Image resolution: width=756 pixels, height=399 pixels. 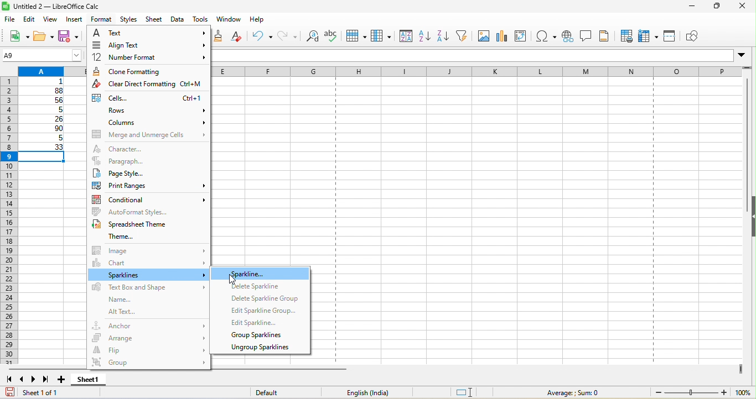 What do you see at coordinates (649, 36) in the screenshot?
I see `freeze rows and column` at bounding box center [649, 36].